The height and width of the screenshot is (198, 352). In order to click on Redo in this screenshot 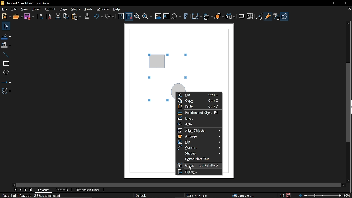, I will do `click(110, 17)`.